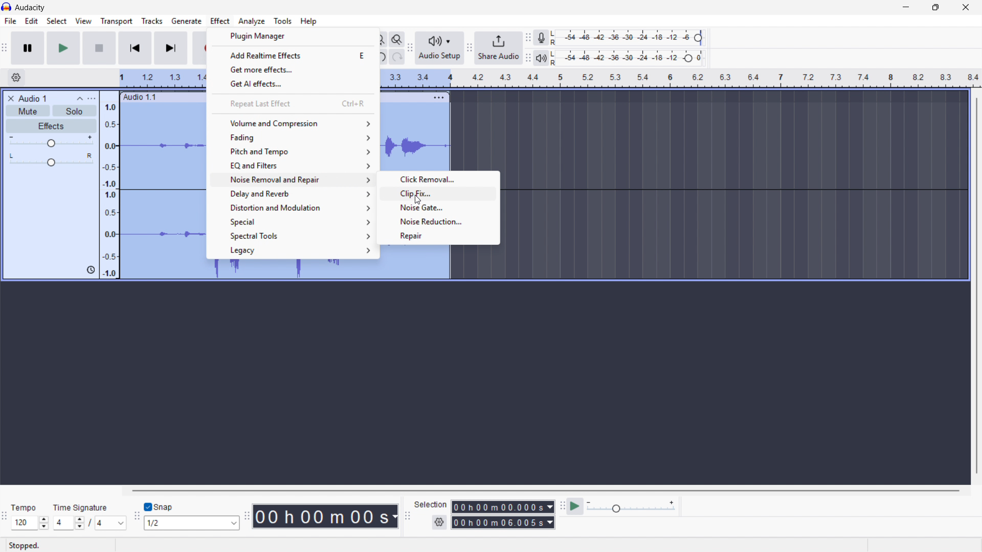 The width and height of the screenshot is (982, 552). I want to click on View , so click(84, 21).